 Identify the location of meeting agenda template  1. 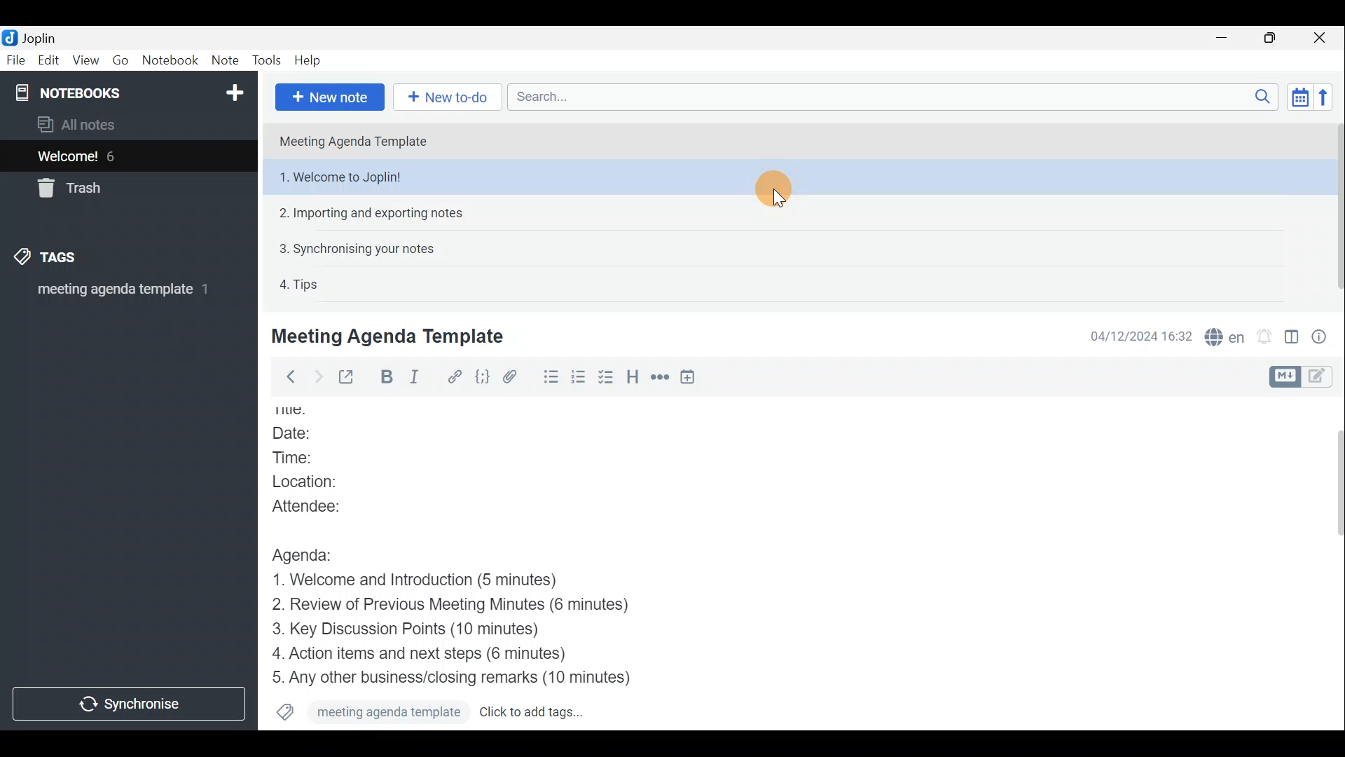
(124, 294).